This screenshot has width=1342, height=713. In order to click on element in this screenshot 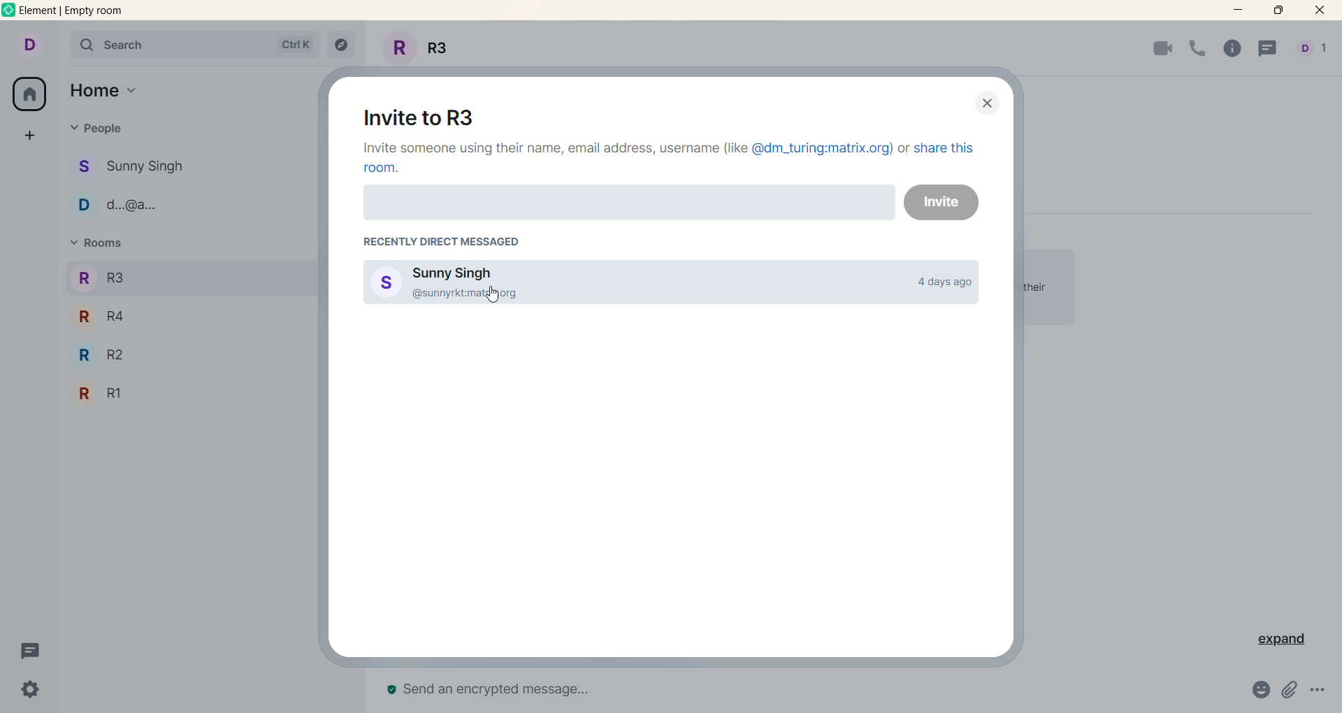, I will do `click(74, 10)`.